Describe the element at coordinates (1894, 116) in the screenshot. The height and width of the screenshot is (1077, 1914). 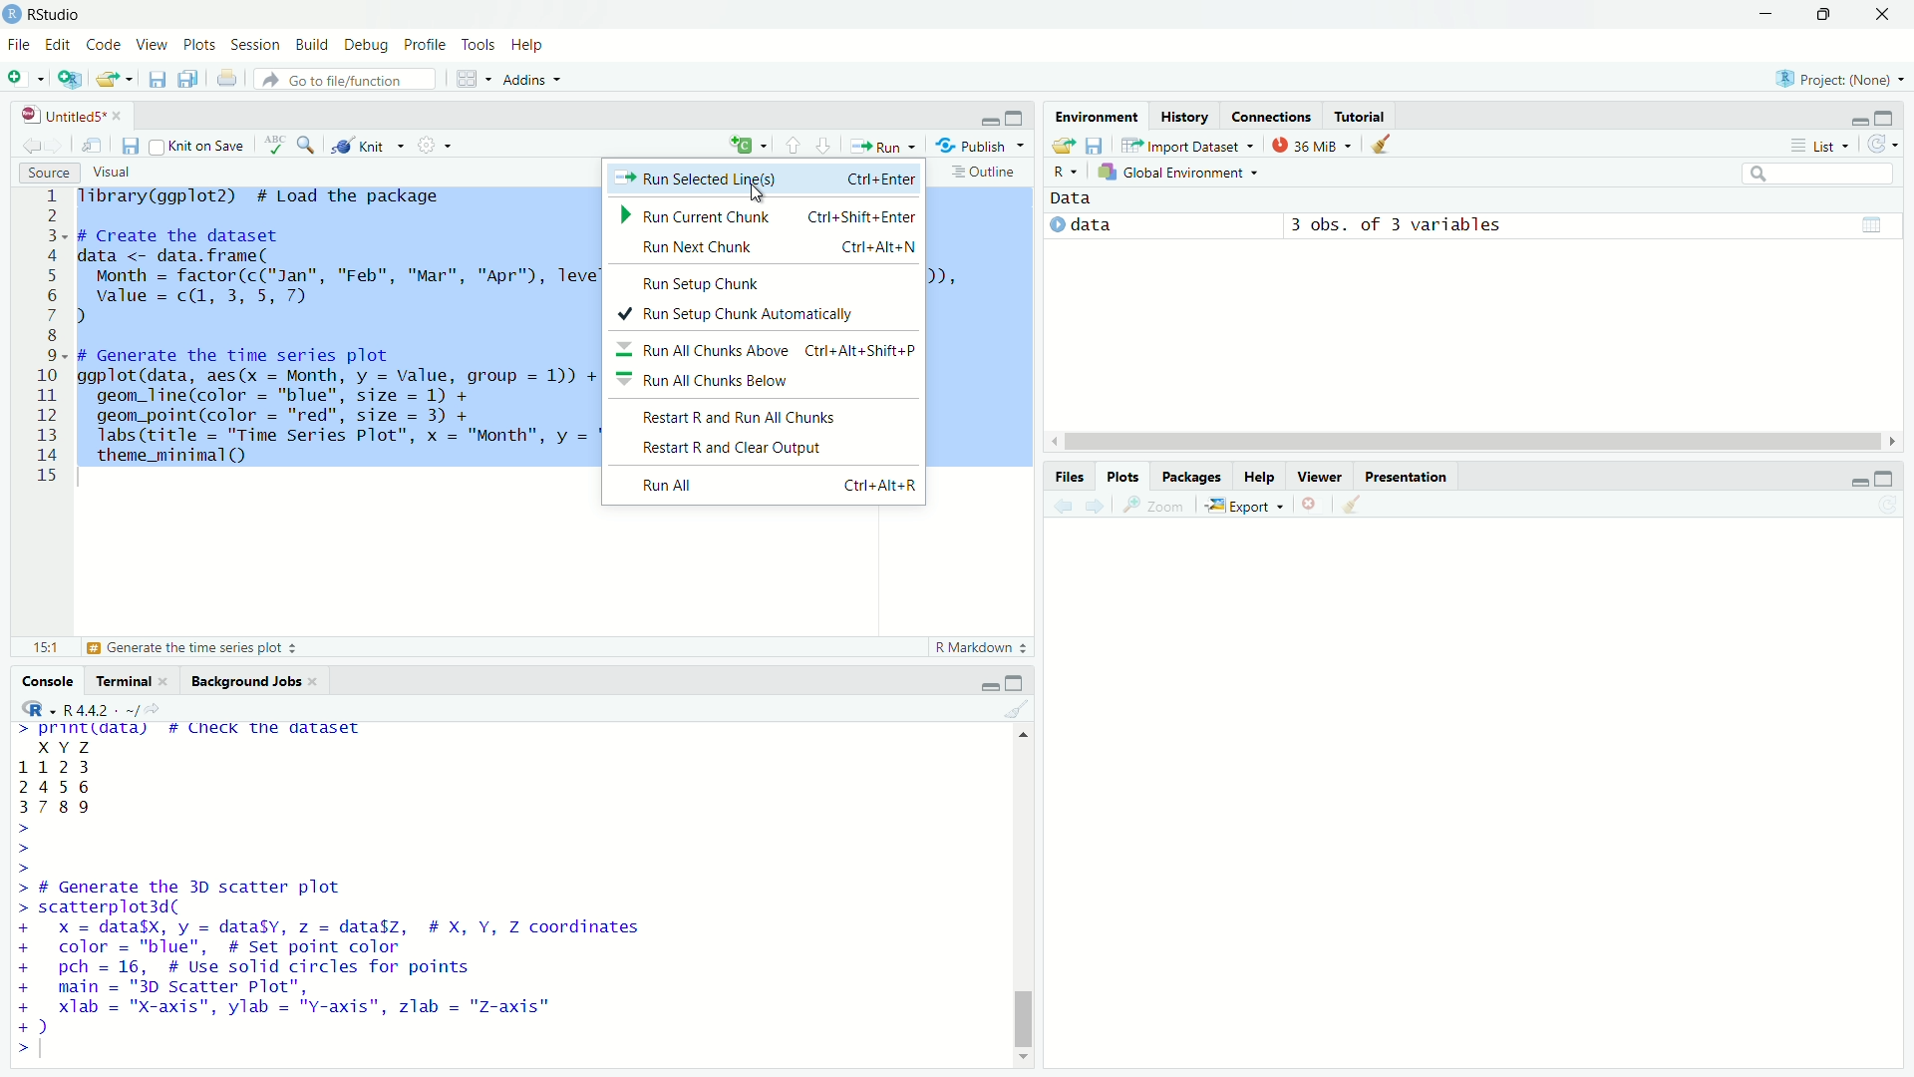
I see `maximize` at that location.